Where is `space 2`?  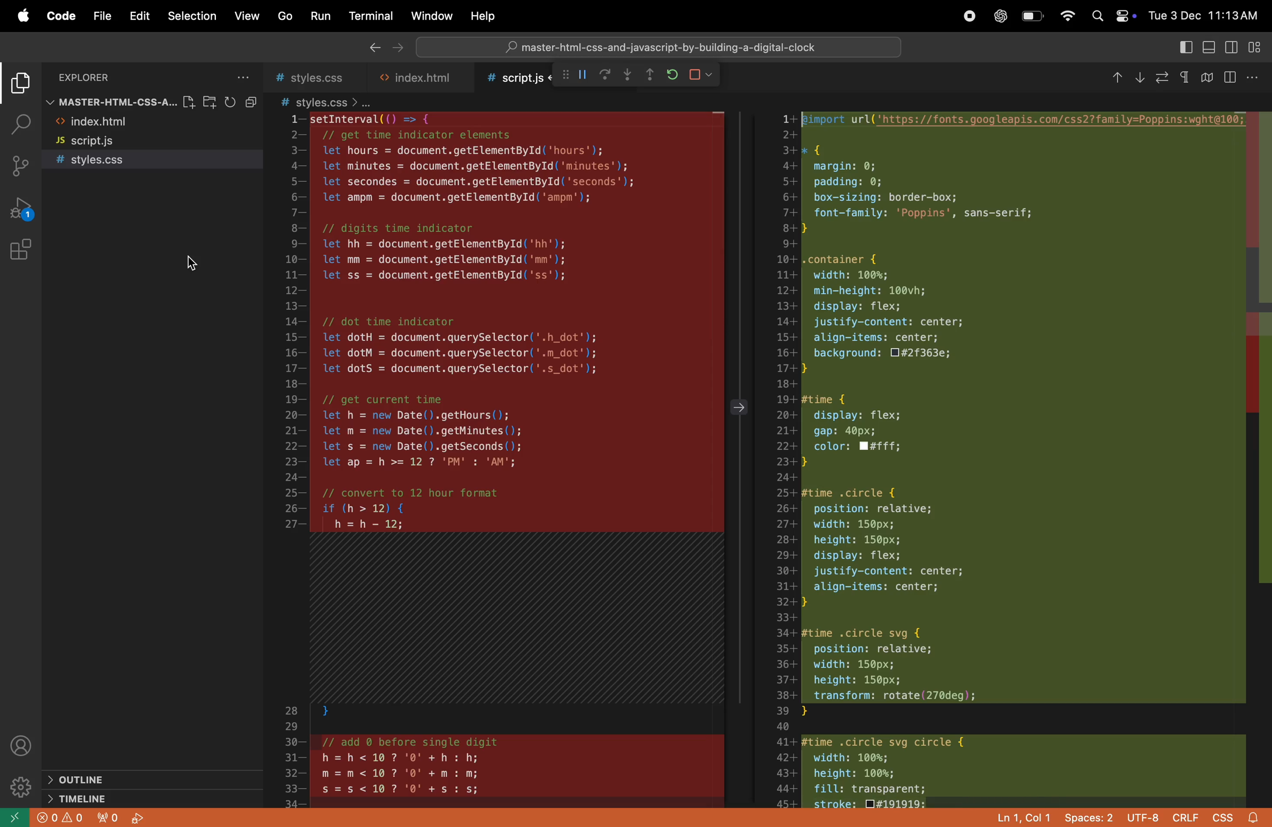
space 2 is located at coordinates (1089, 820).